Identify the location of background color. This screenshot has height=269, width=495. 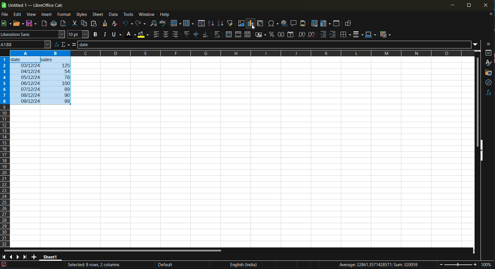
(143, 35).